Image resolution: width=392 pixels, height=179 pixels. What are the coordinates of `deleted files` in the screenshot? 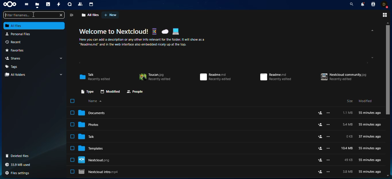 It's located at (19, 156).